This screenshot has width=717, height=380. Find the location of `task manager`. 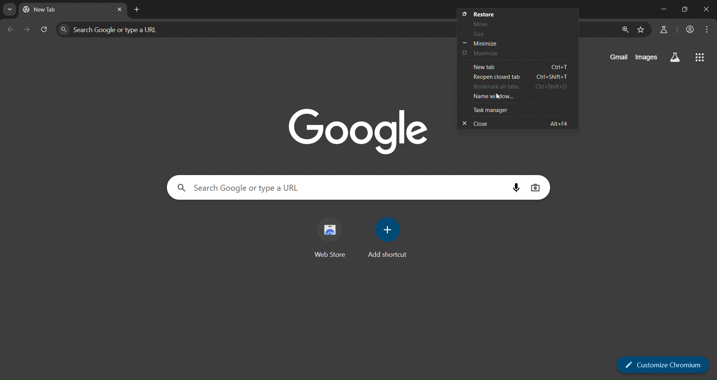

task manager is located at coordinates (493, 110).